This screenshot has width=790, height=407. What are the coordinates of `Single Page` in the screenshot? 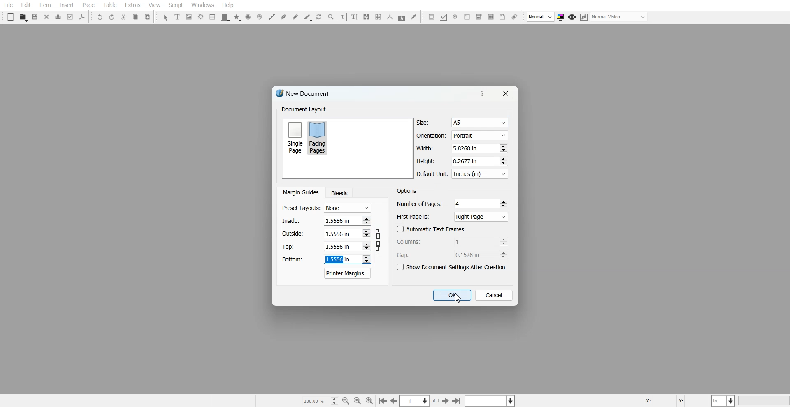 It's located at (295, 137).